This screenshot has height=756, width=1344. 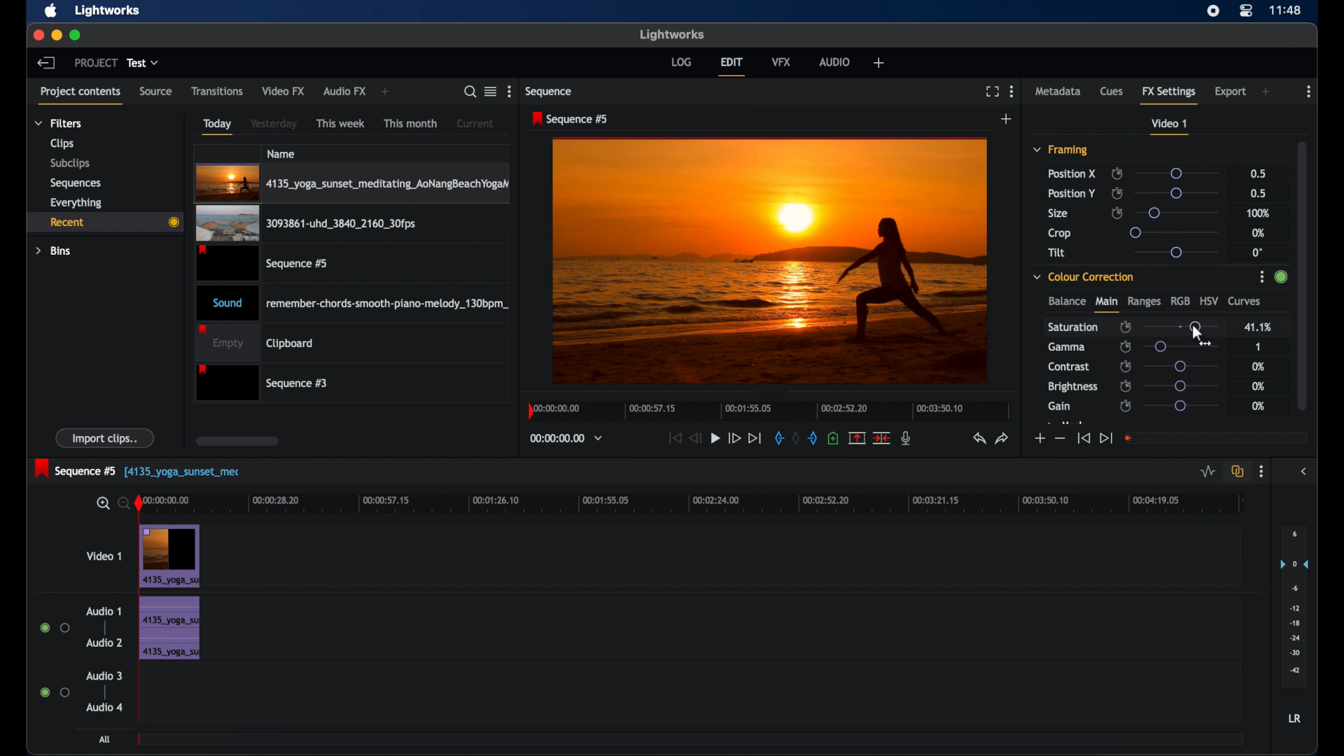 What do you see at coordinates (76, 202) in the screenshot?
I see `everything` at bounding box center [76, 202].